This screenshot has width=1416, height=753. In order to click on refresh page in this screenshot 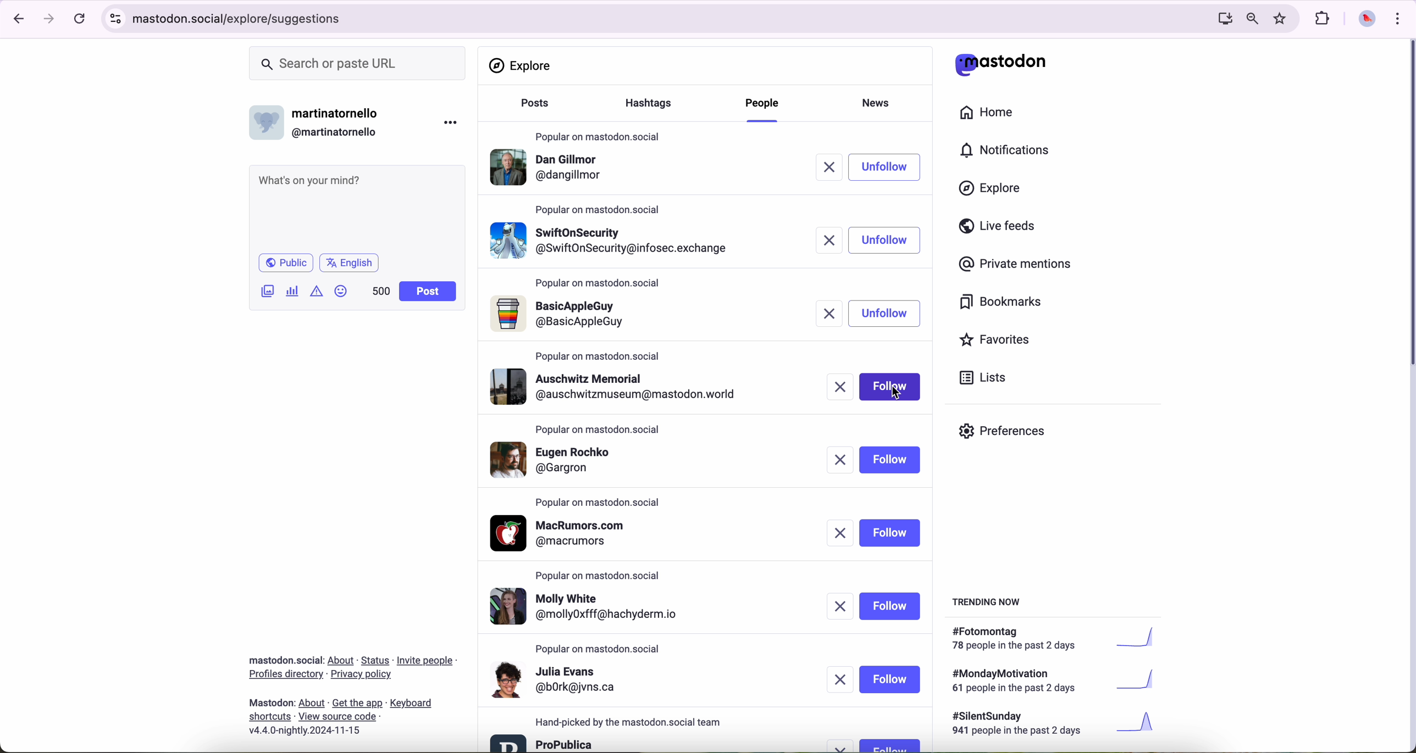, I will do `click(80, 19)`.